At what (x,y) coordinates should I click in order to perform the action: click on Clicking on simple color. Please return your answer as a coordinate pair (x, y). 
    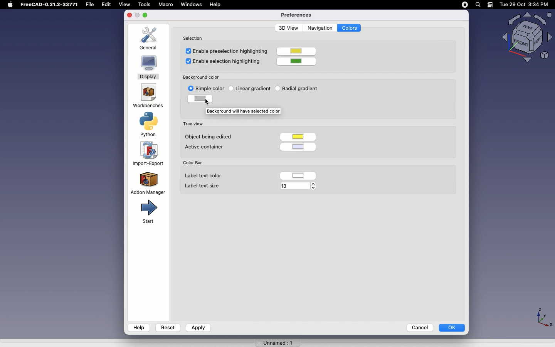
    Looking at the image, I should click on (209, 89).